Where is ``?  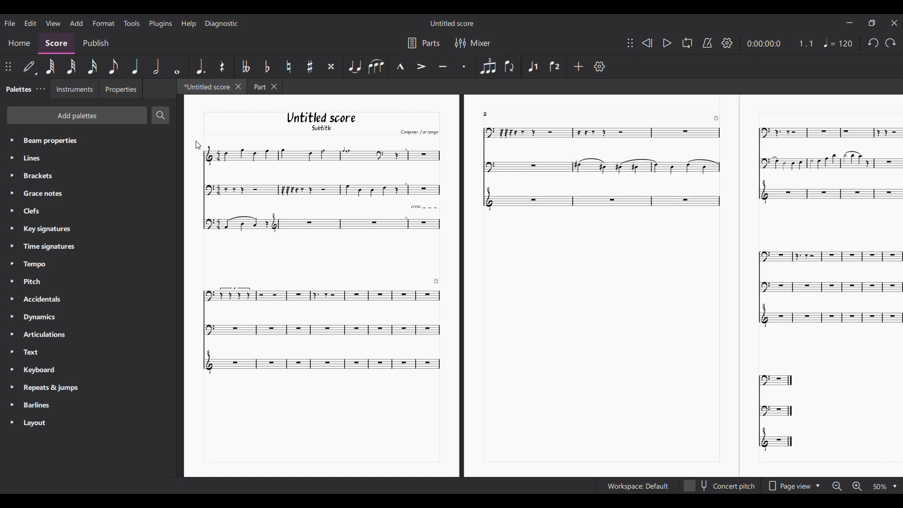
 is located at coordinates (324, 329).